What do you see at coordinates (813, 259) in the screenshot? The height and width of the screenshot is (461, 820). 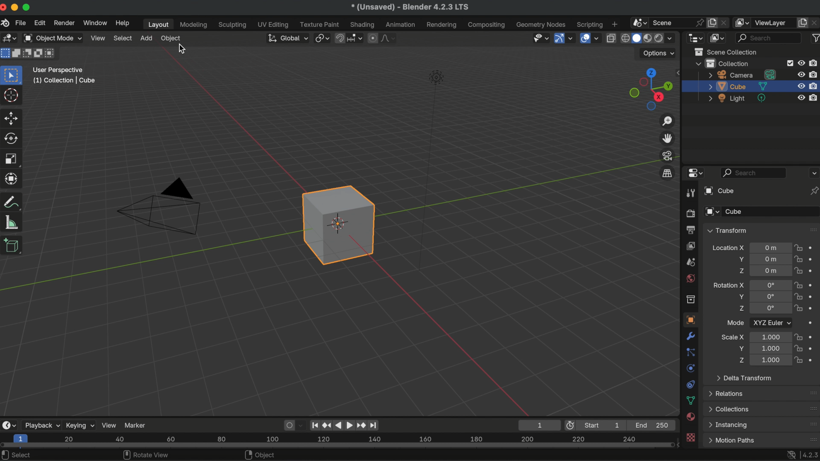 I see `animate property` at bounding box center [813, 259].